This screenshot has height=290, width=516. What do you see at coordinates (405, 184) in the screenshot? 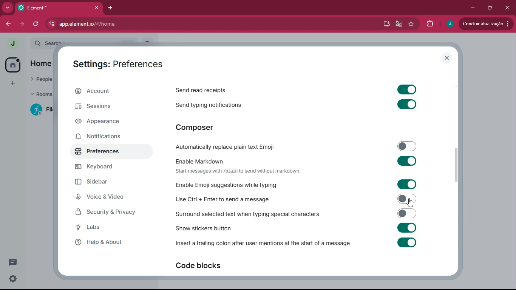
I see `toggle on or off` at bounding box center [405, 184].